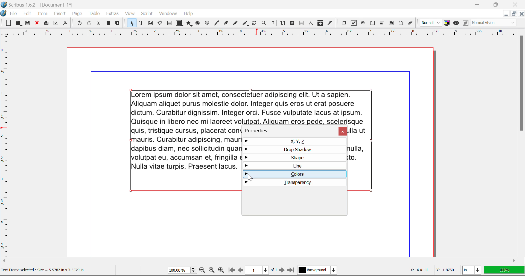 This screenshot has width=525, height=276. I want to click on scribus logo, so click(4, 14).